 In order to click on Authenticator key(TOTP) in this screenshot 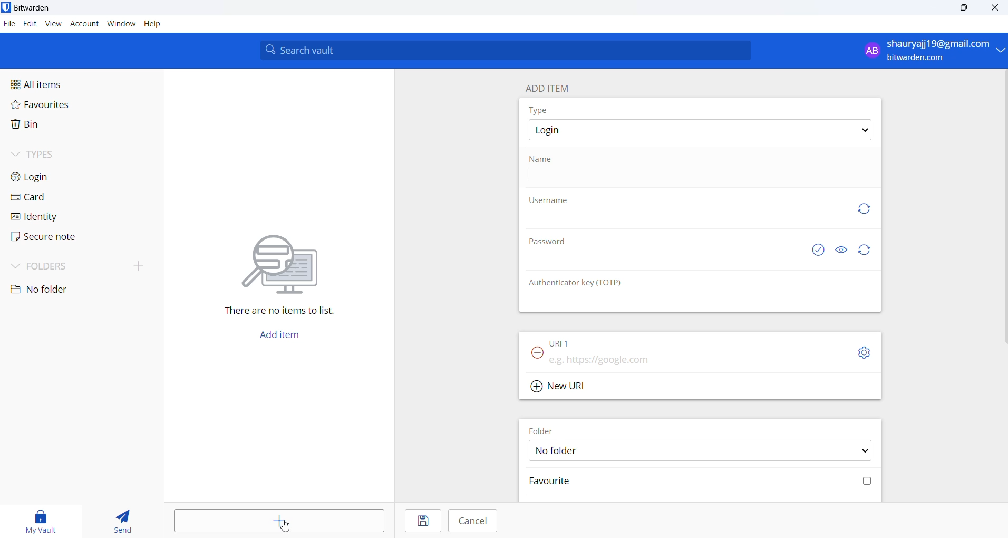, I will do `click(576, 283)`.